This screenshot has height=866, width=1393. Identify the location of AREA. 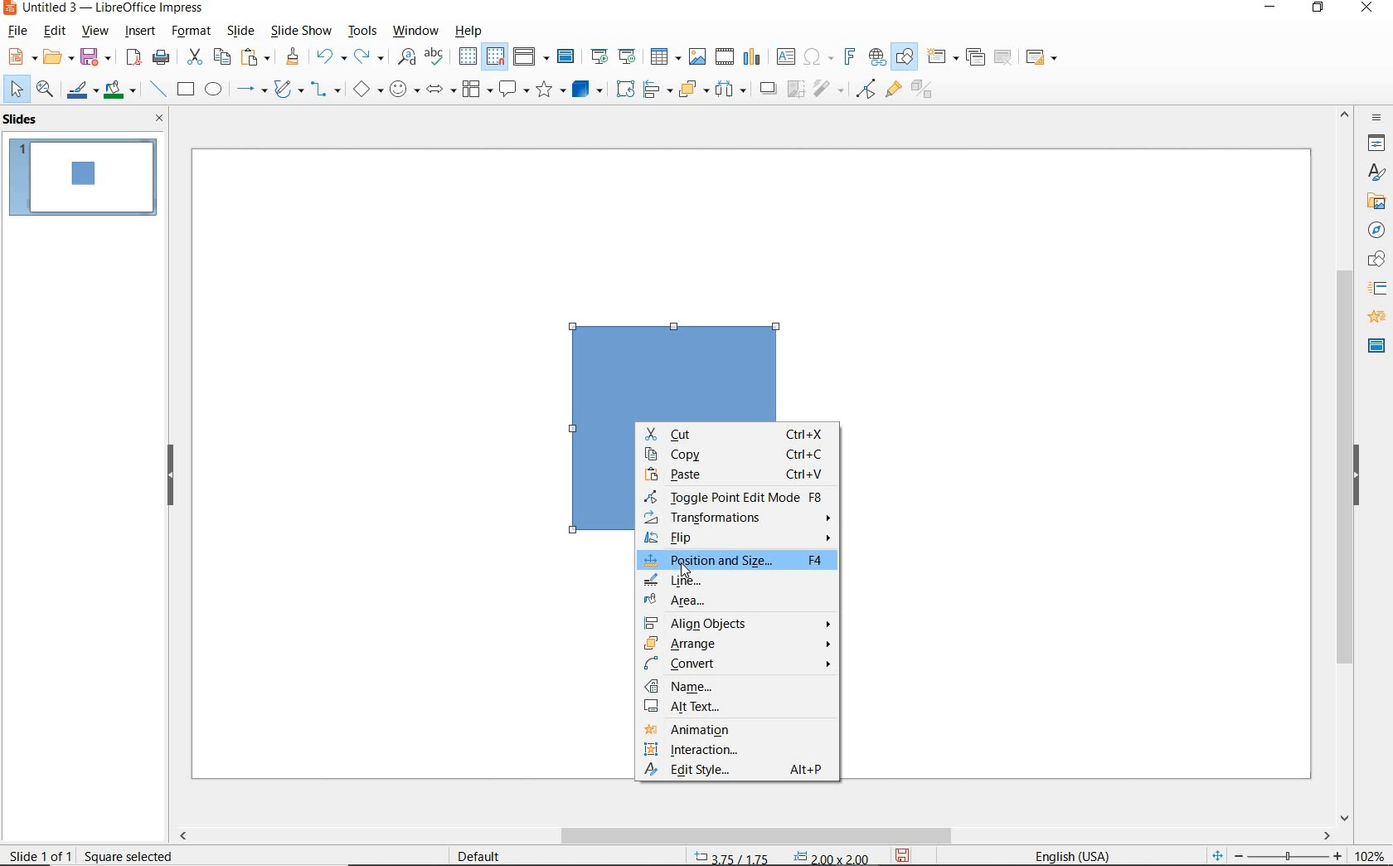
(736, 602).